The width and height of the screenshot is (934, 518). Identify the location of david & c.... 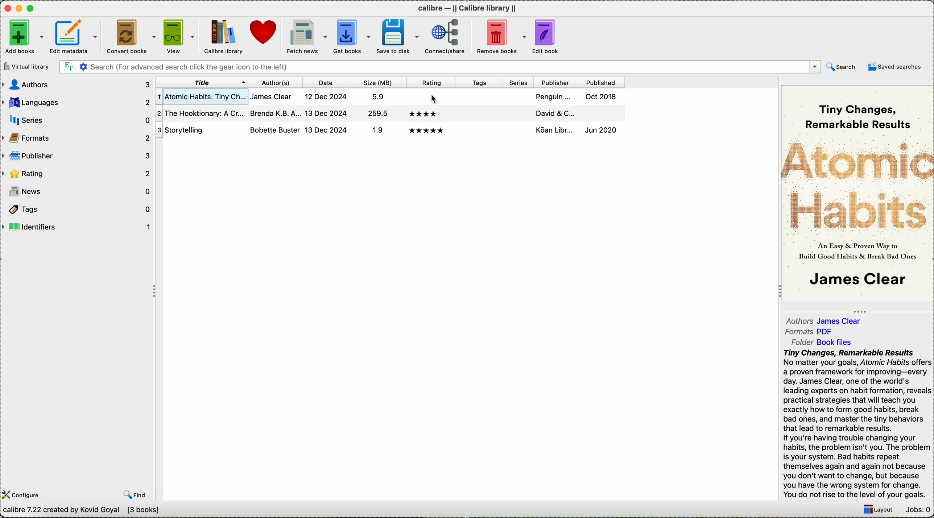
(555, 112).